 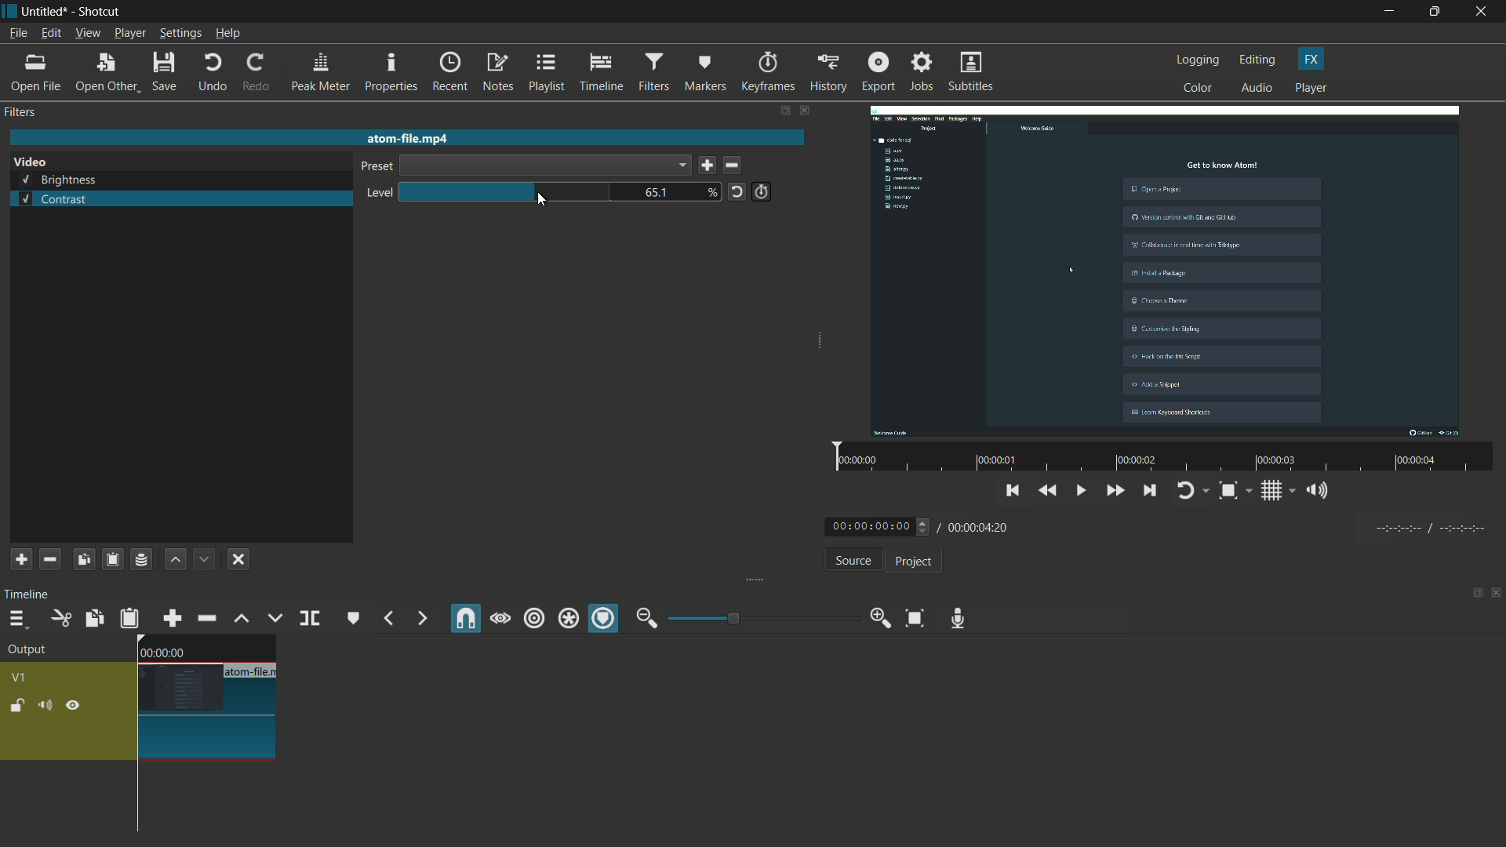 I want to click on color, so click(x=1199, y=87).